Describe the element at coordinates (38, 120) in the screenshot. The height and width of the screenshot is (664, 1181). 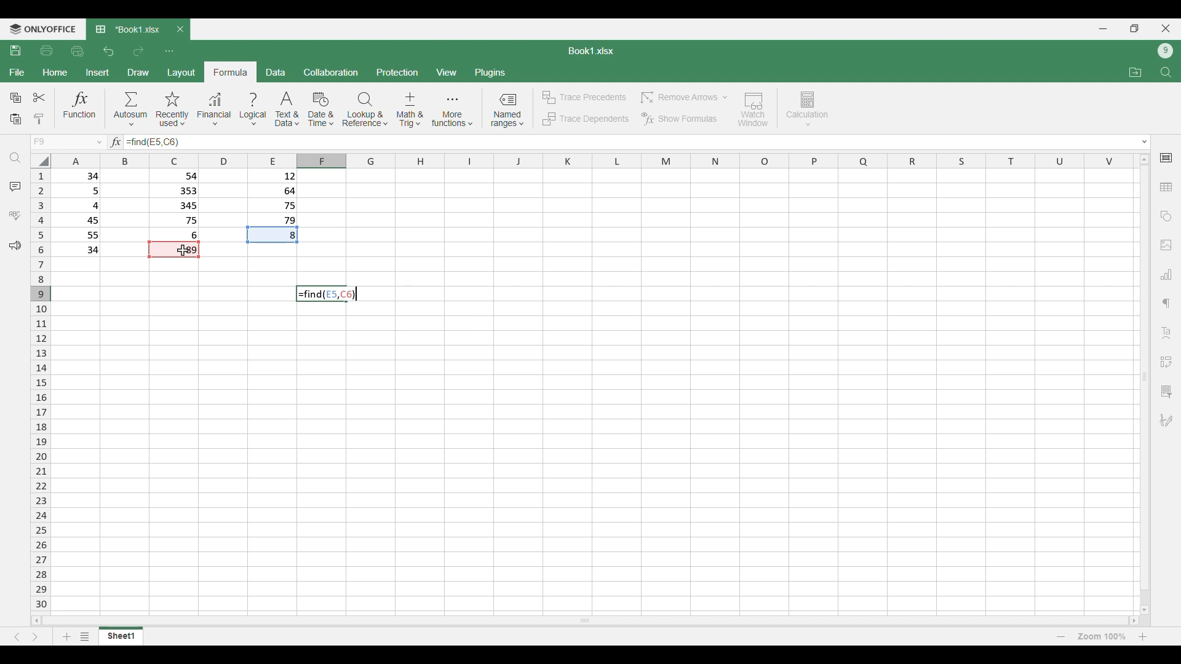
I see `Clone formatting` at that location.